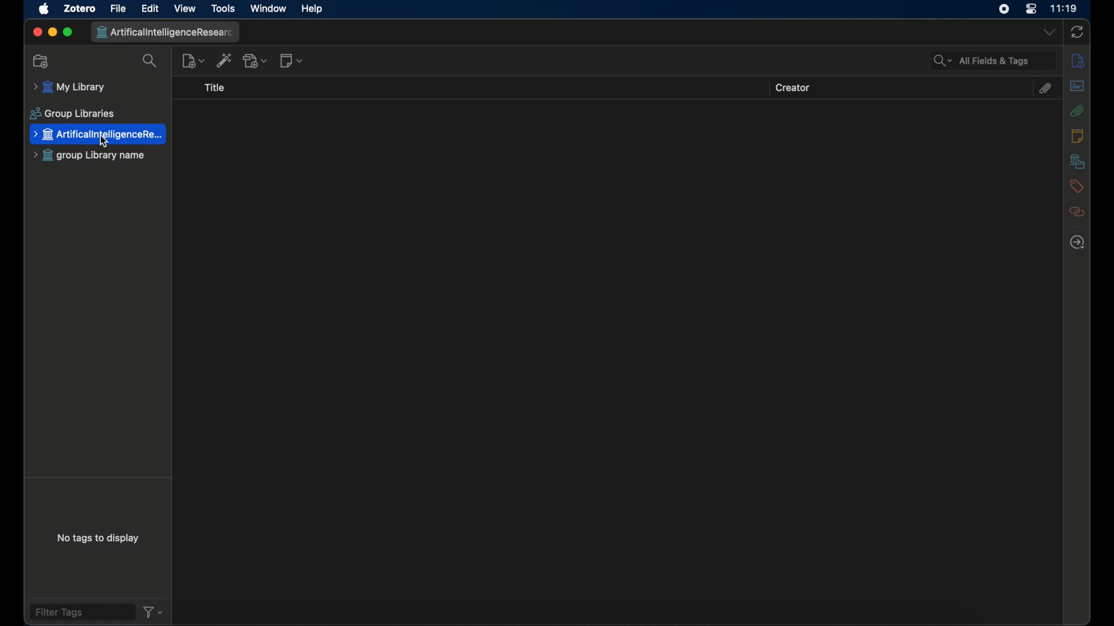  Describe the element at coordinates (1077, 111) in the screenshot. I see `attachments` at that location.